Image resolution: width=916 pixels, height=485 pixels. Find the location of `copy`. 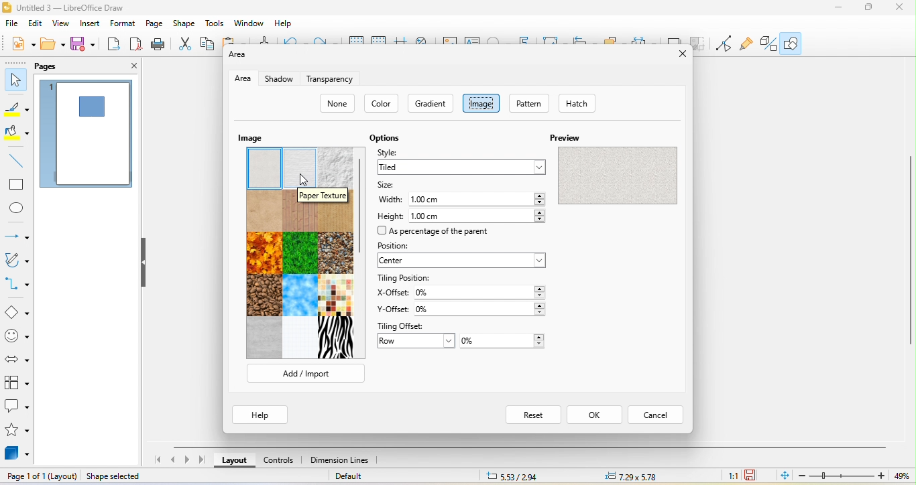

copy is located at coordinates (209, 46).